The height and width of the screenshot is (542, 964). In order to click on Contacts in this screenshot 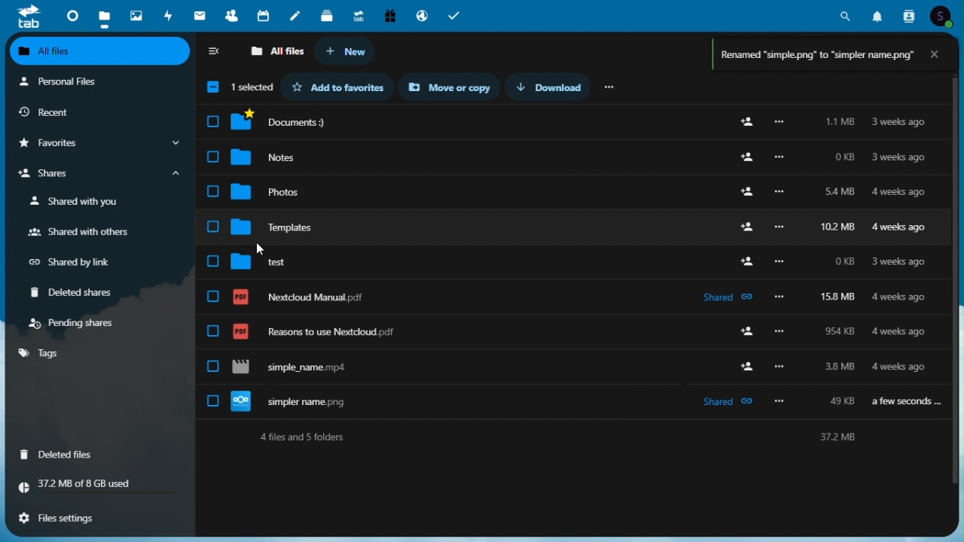, I will do `click(910, 14)`.